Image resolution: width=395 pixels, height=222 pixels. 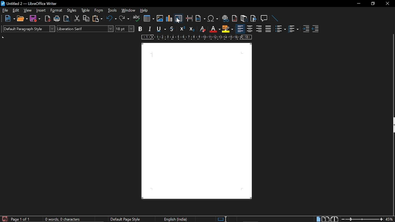 What do you see at coordinates (325, 219) in the screenshot?
I see `multiple page view` at bounding box center [325, 219].